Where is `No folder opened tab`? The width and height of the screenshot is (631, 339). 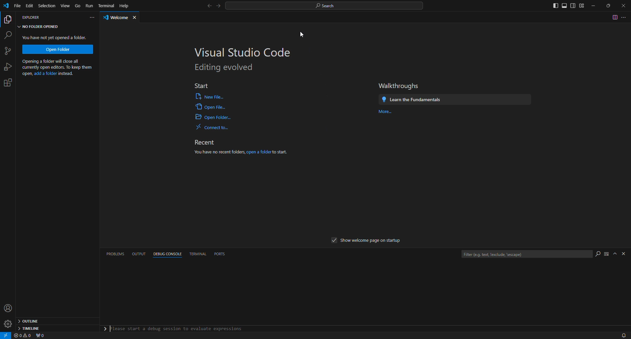
No folder opened tab is located at coordinates (40, 27).